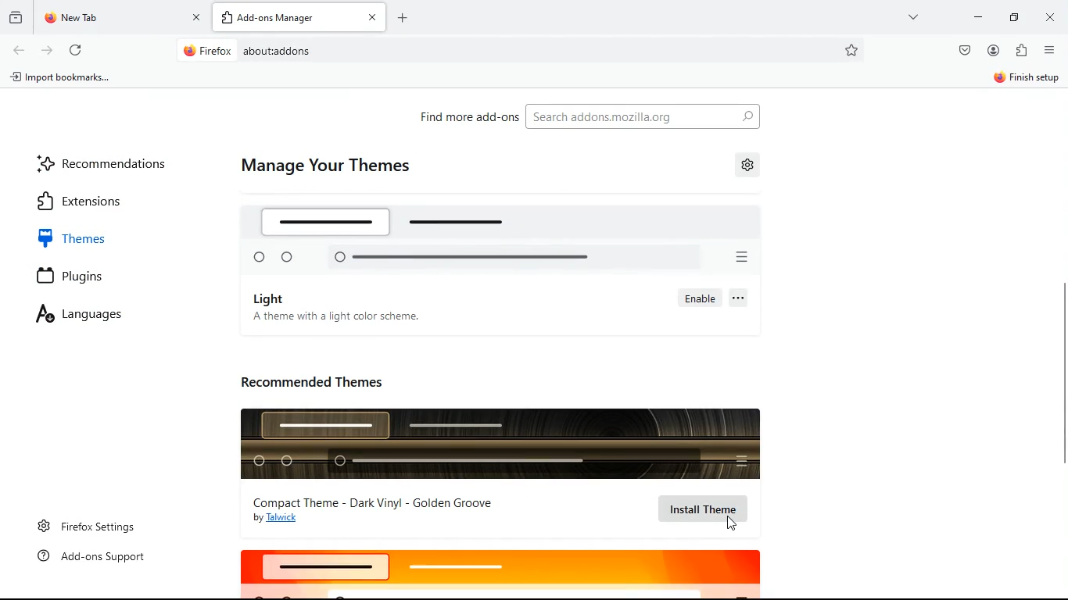 The image size is (1068, 600). What do you see at coordinates (741, 298) in the screenshot?
I see `more` at bounding box center [741, 298].